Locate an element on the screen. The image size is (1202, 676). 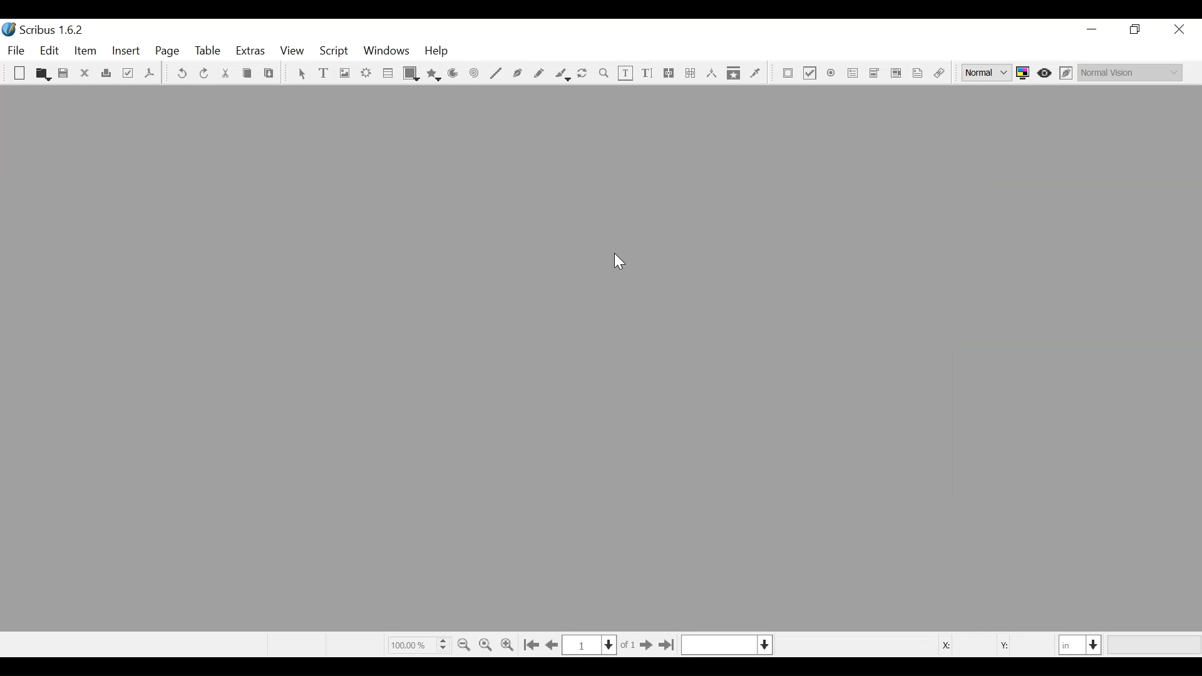
Zoom in is located at coordinates (510, 643).